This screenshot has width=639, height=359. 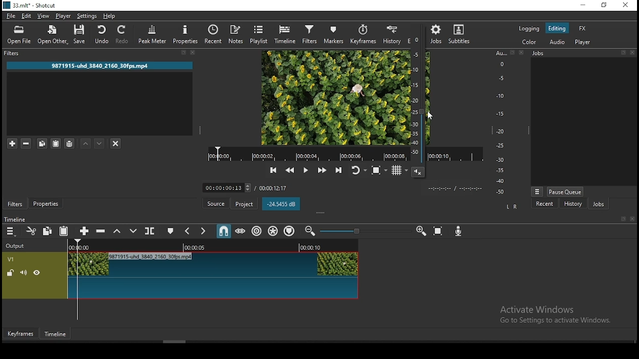 I want to click on ripple markers, so click(x=289, y=231).